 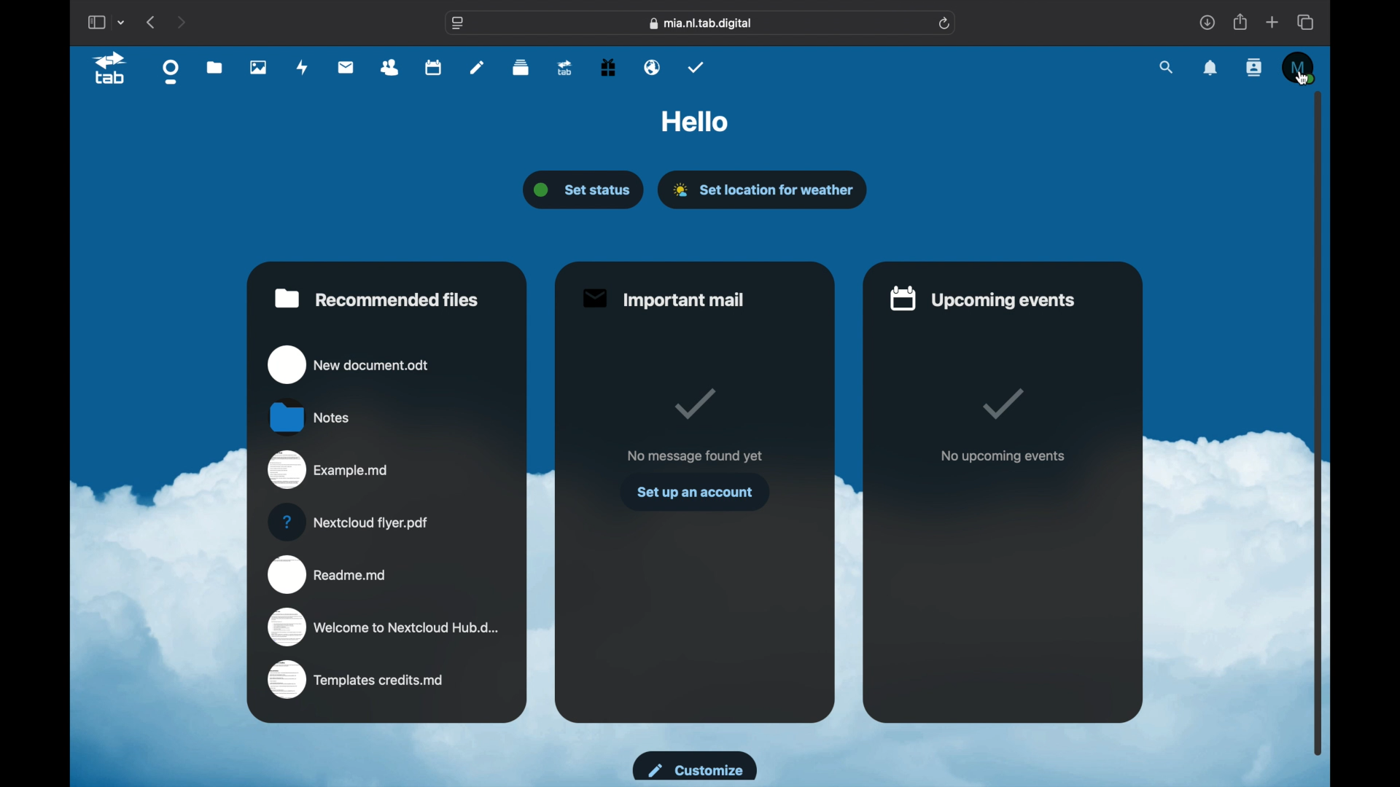 What do you see at coordinates (703, 23) in the screenshot?
I see `web address` at bounding box center [703, 23].